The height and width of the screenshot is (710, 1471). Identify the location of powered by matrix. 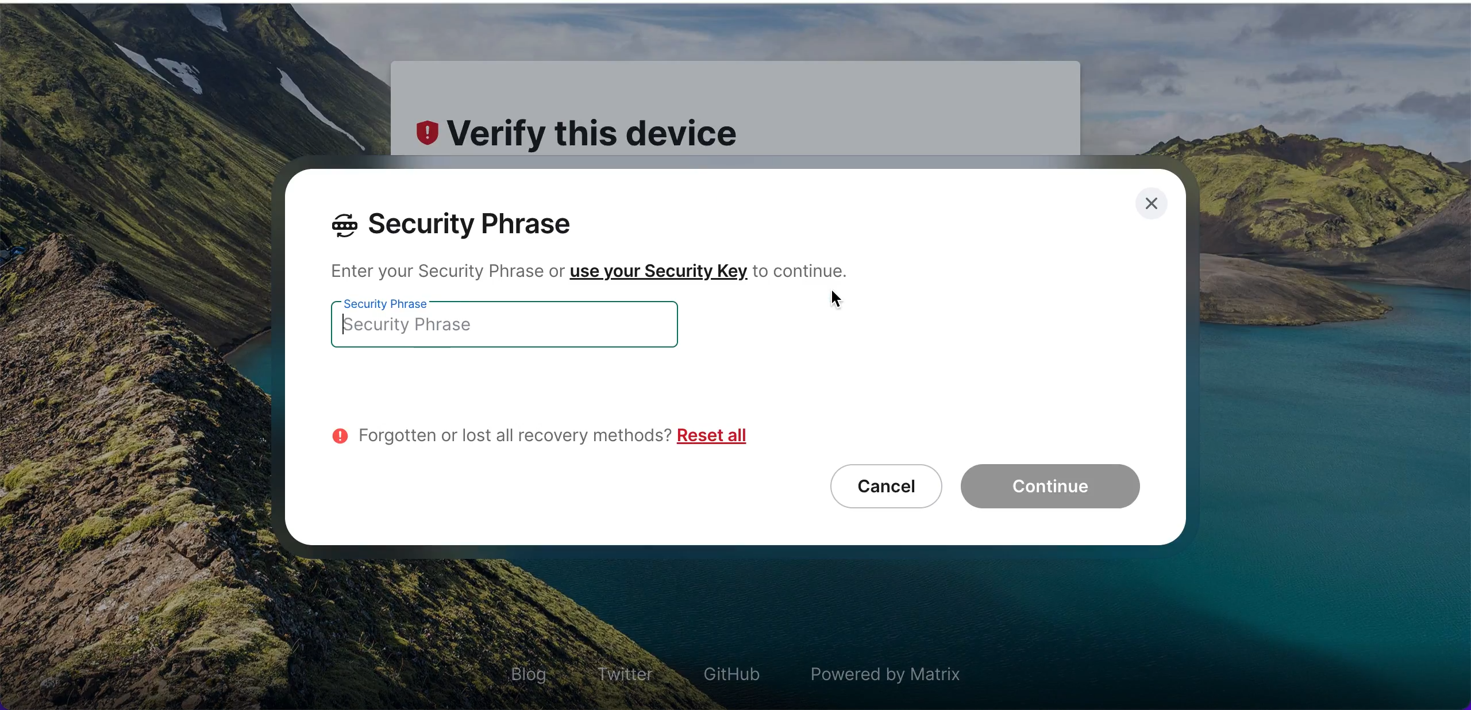
(892, 669).